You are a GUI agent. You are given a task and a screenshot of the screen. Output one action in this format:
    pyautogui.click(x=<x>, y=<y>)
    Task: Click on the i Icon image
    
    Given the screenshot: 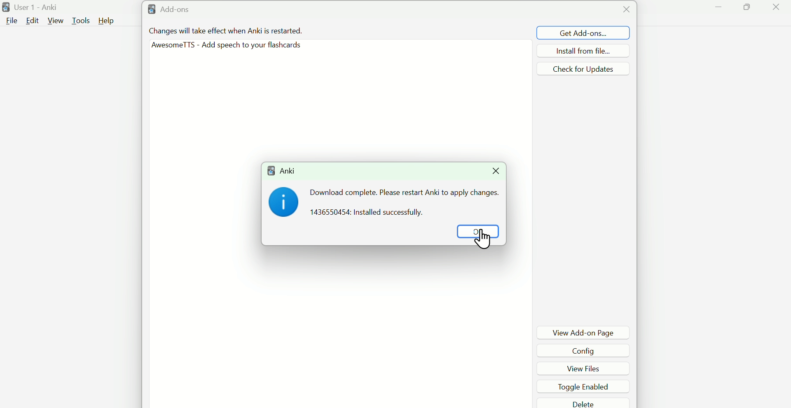 What is the action you would take?
    pyautogui.click(x=284, y=202)
    